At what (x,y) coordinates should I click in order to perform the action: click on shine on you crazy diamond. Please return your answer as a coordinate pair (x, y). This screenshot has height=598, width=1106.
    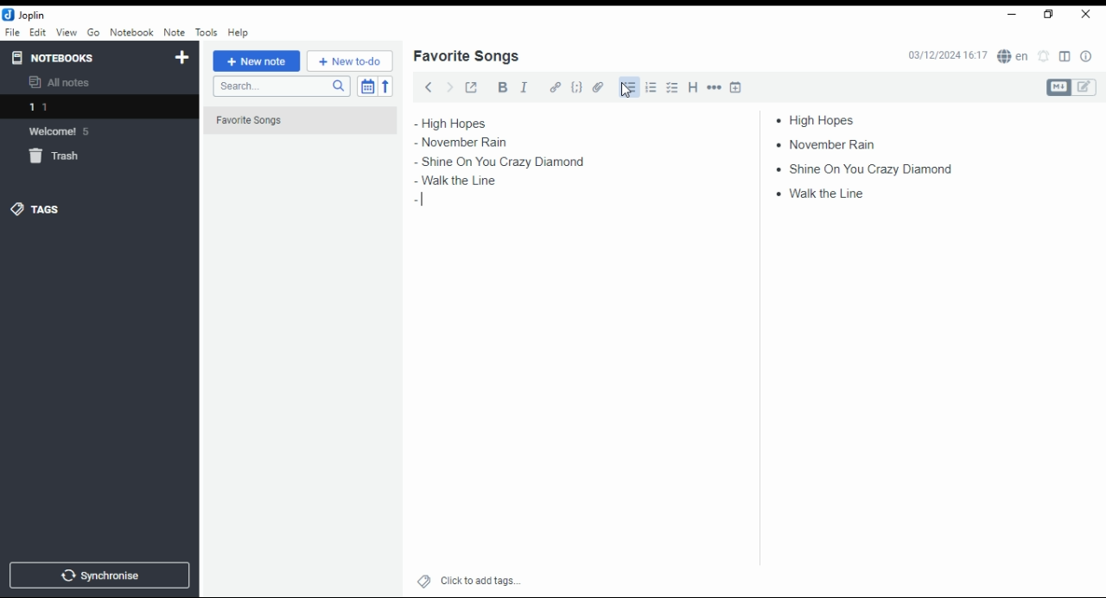
    Looking at the image, I should click on (505, 162).